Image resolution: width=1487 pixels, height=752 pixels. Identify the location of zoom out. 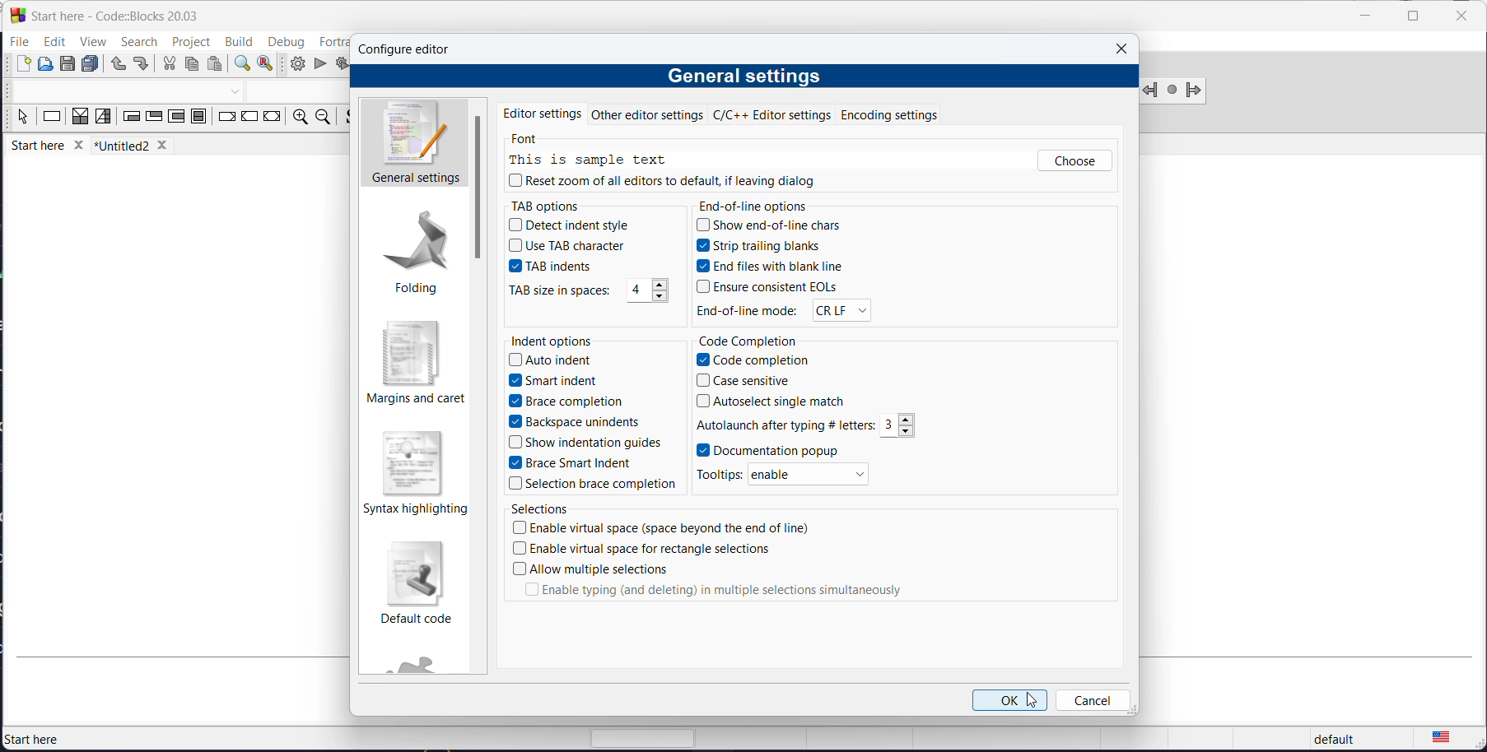
(323, 118).